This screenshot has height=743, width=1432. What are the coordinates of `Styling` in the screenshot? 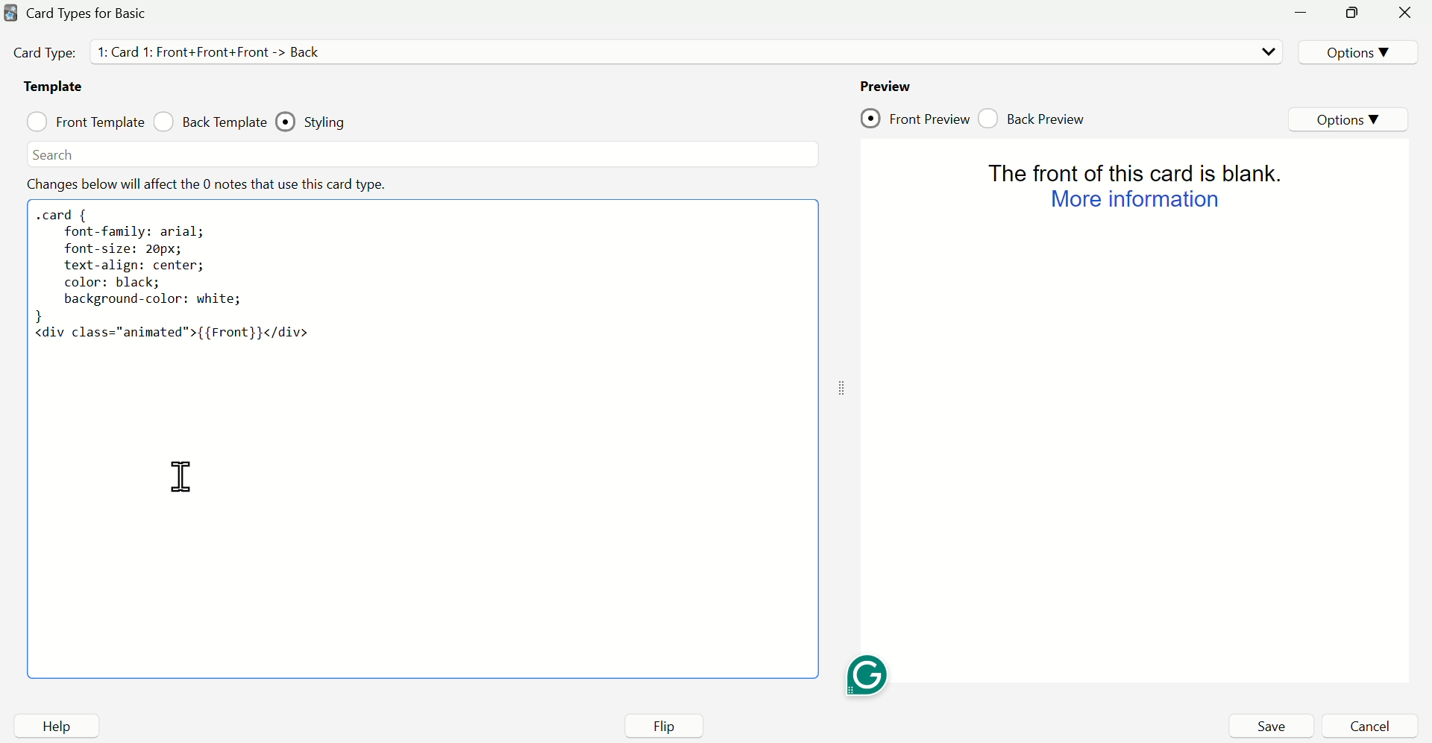 It's located at (323, 119).